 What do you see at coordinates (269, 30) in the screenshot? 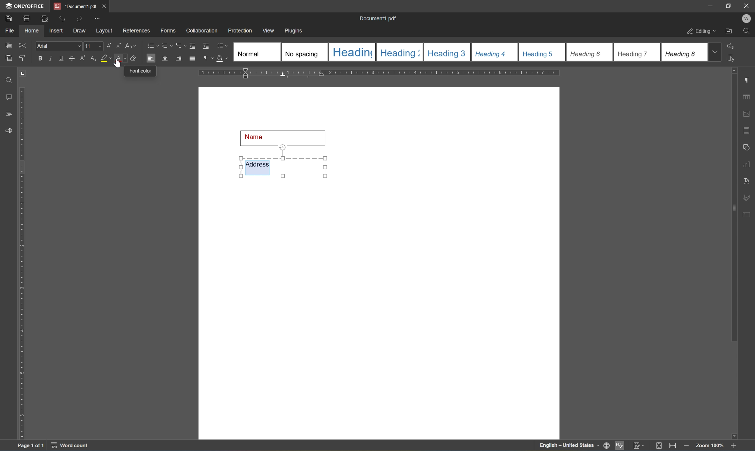
I see `view` at bounding box center [269, 30].